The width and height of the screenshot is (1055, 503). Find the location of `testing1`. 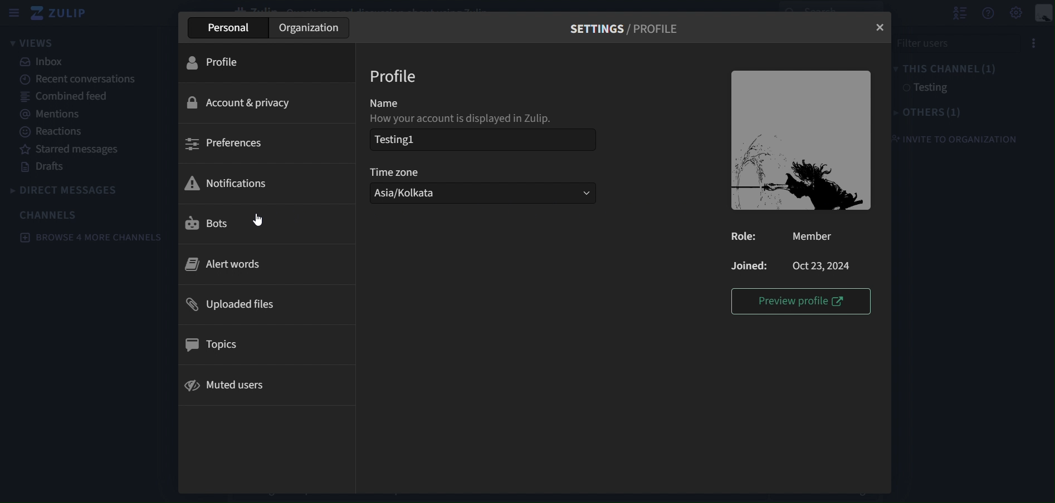

testing1 is located at coordinates (400, 139).